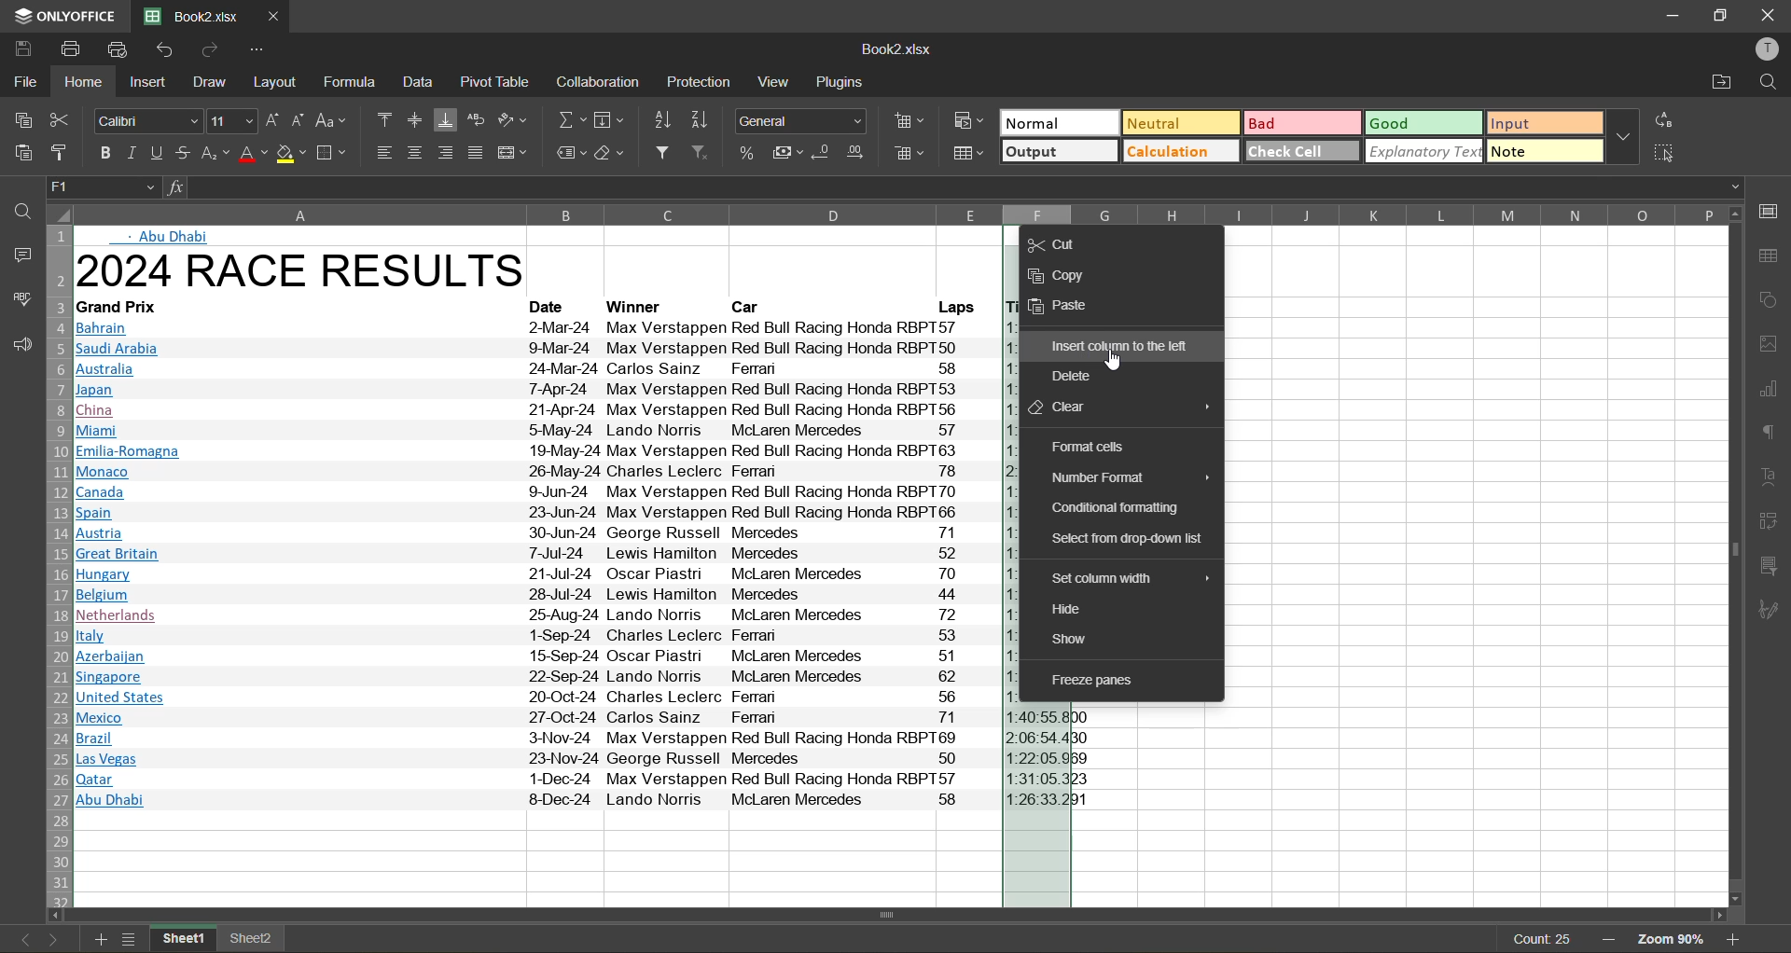 The image size is (1791, 953). I want to click on explanatory text, so click(1426, 152).